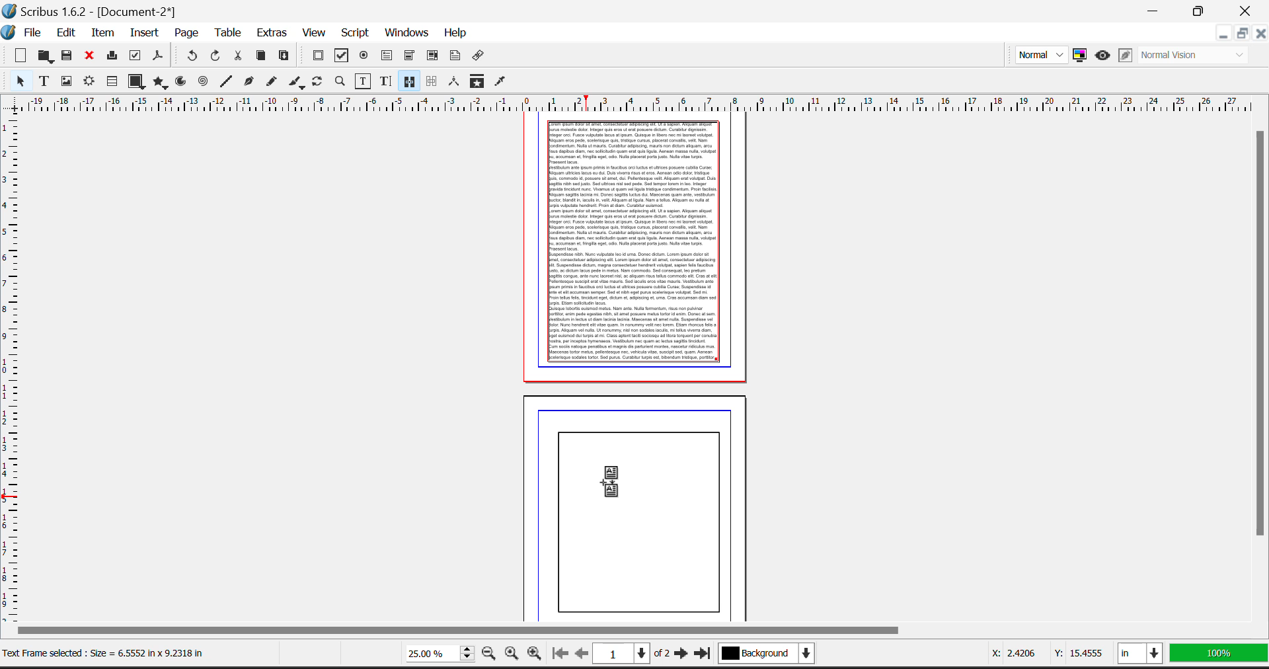 This screenshot has height=669, width=1269. Describe the element at coordinates (262, 57) in the screenshot. I see `Copy` at that location.